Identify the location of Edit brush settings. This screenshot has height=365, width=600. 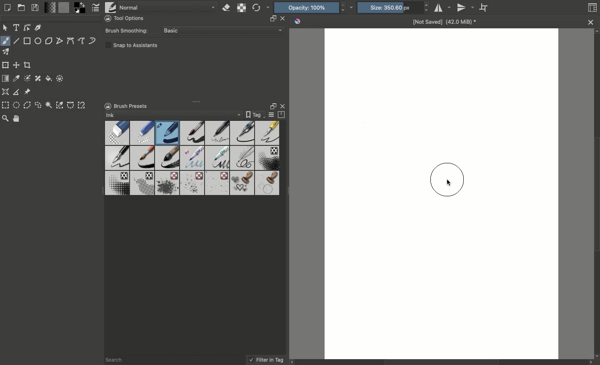
(97, 8).